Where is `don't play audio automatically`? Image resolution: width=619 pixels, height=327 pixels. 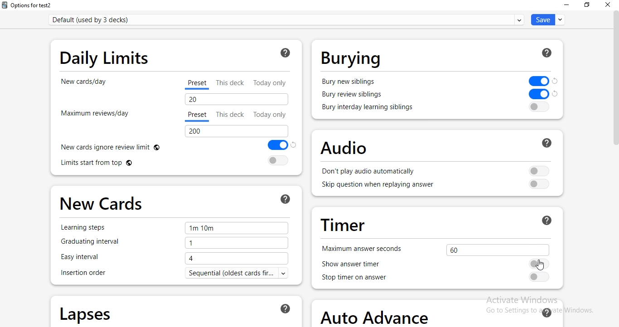
don't play audio automatically is located at coordinates (438, 171).